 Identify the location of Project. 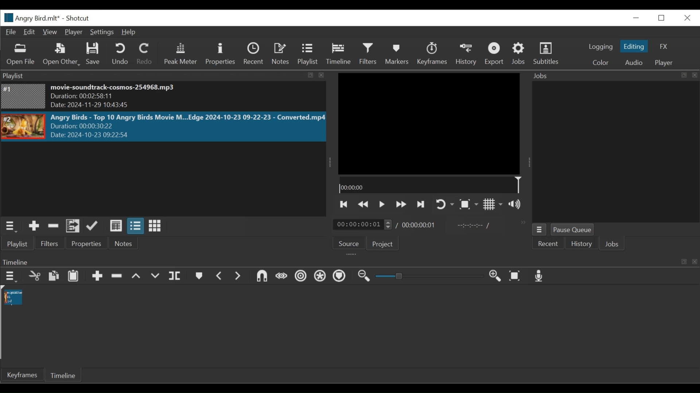
(382, 244).